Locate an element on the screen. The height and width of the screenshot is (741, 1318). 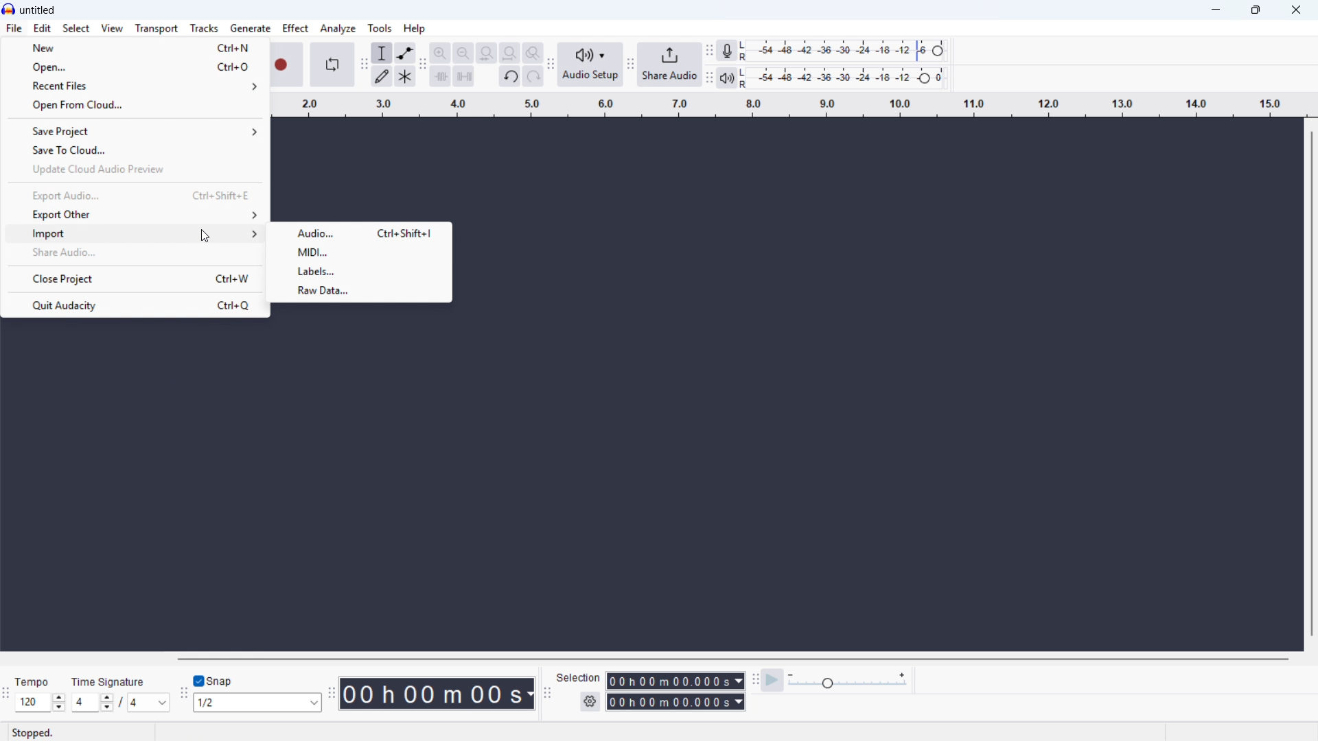
Toggle snap  is located at coordinates (213, 681).